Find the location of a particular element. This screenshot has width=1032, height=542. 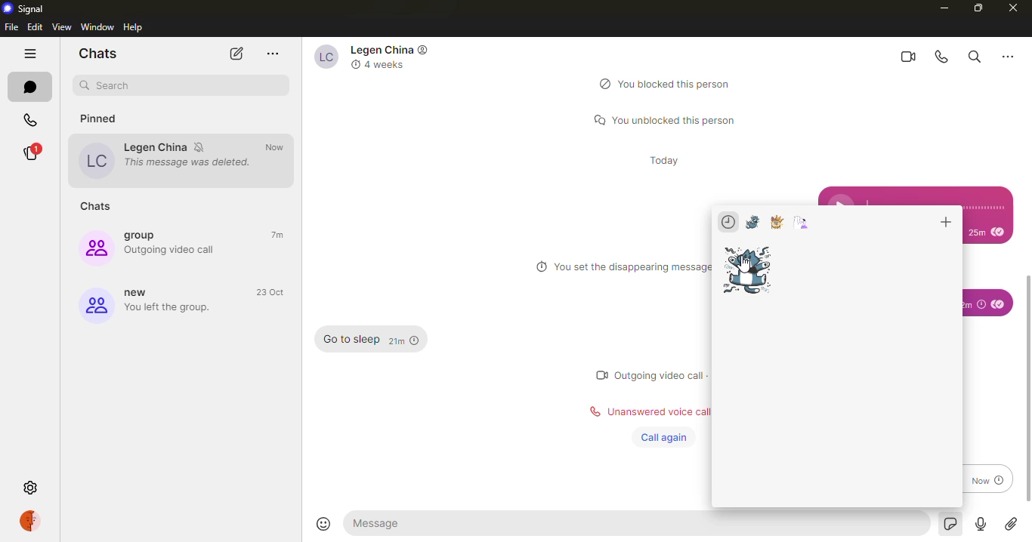

message is located at coordinates (351, 340).